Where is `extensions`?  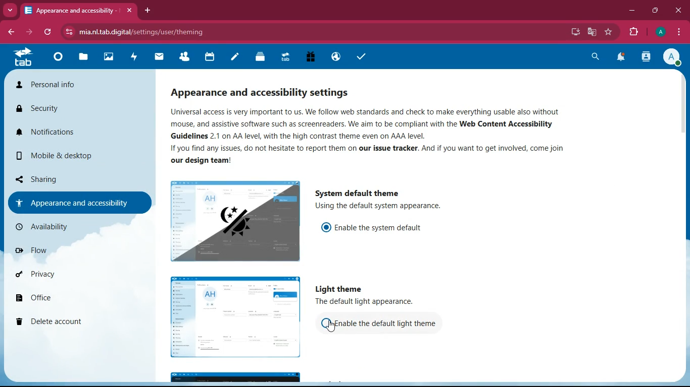
extensions is located at coordinates (633, 32).